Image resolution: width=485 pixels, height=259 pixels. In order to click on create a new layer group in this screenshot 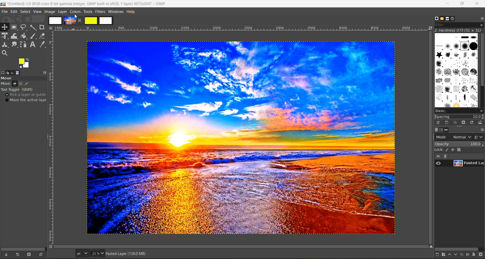, I will do `click(446, 255)`.